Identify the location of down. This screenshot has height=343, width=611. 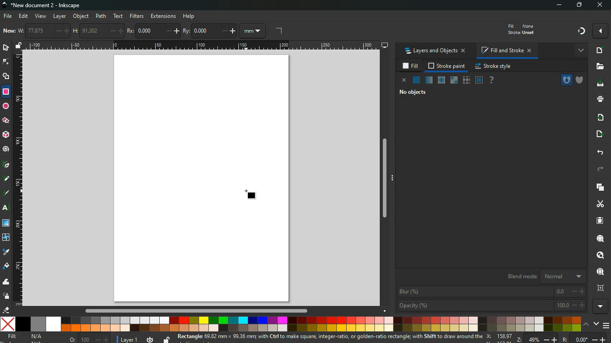
(596, 323).